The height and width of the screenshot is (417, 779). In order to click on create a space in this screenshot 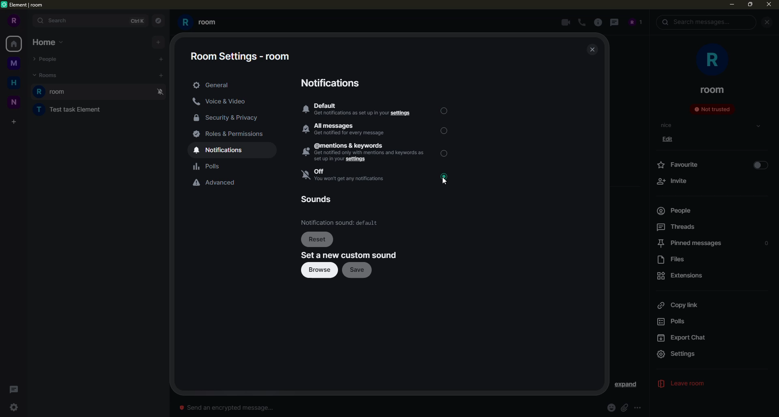, I will do `click(15, 120)`.